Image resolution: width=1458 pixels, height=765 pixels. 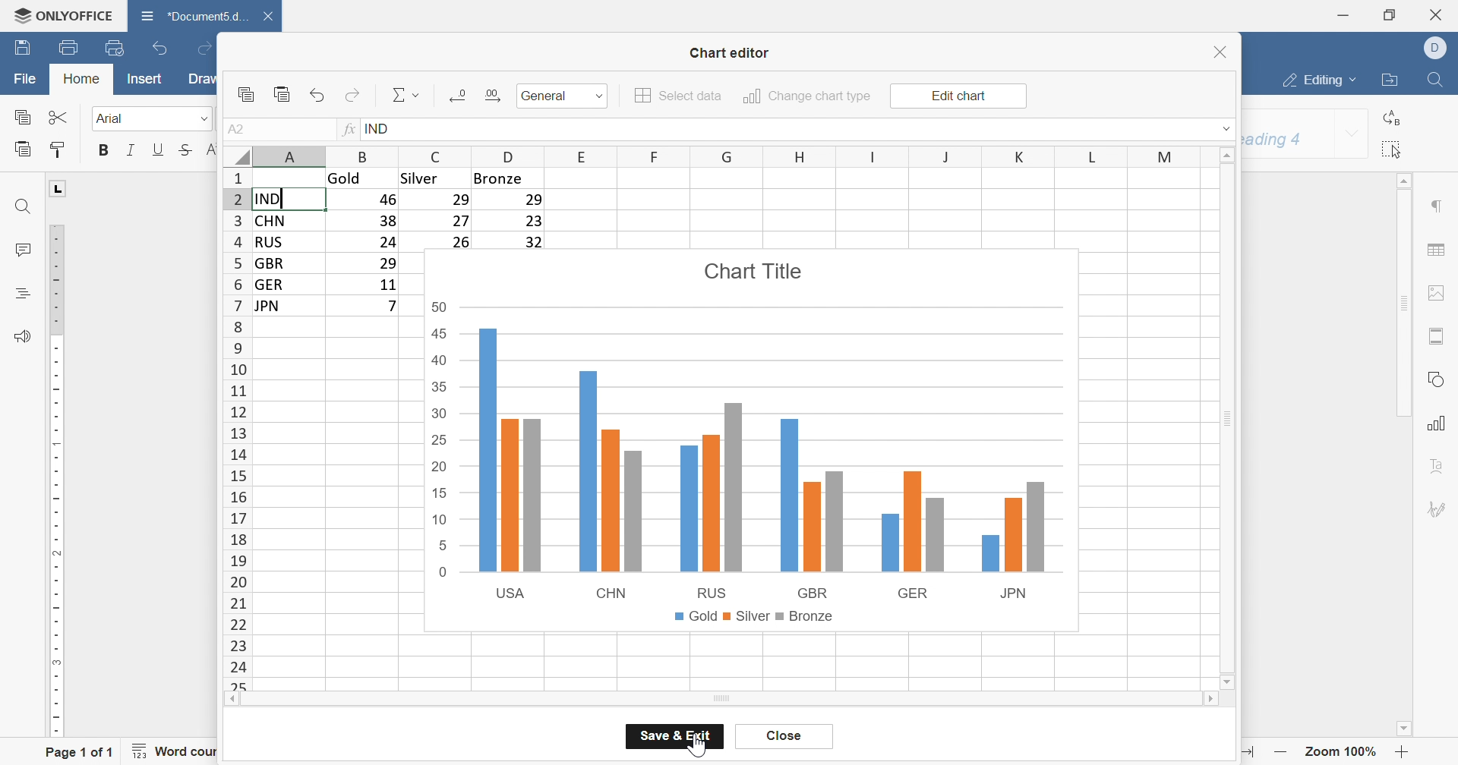 I want to click on fit to width, so click(x=1247, y=753).